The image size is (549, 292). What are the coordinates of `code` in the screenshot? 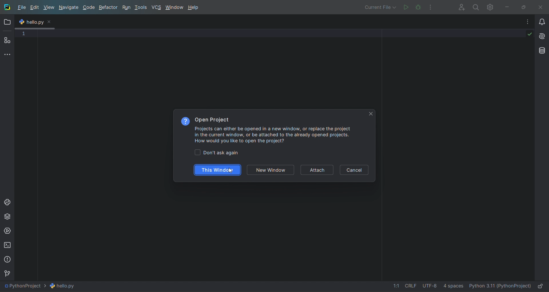 It's located at (89, 8).